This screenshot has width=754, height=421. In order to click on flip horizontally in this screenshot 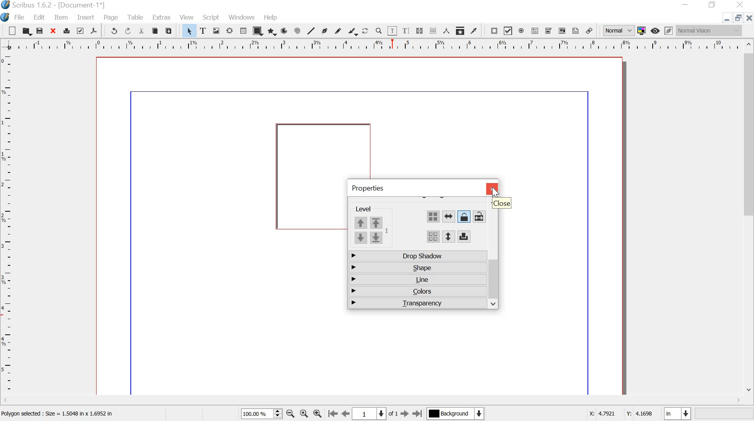, I will do `click(449, 217)`.